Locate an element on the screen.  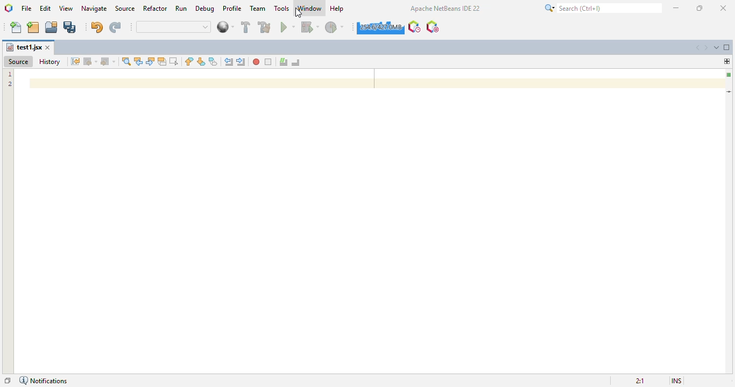
save all is located at coordinates (70, 27).